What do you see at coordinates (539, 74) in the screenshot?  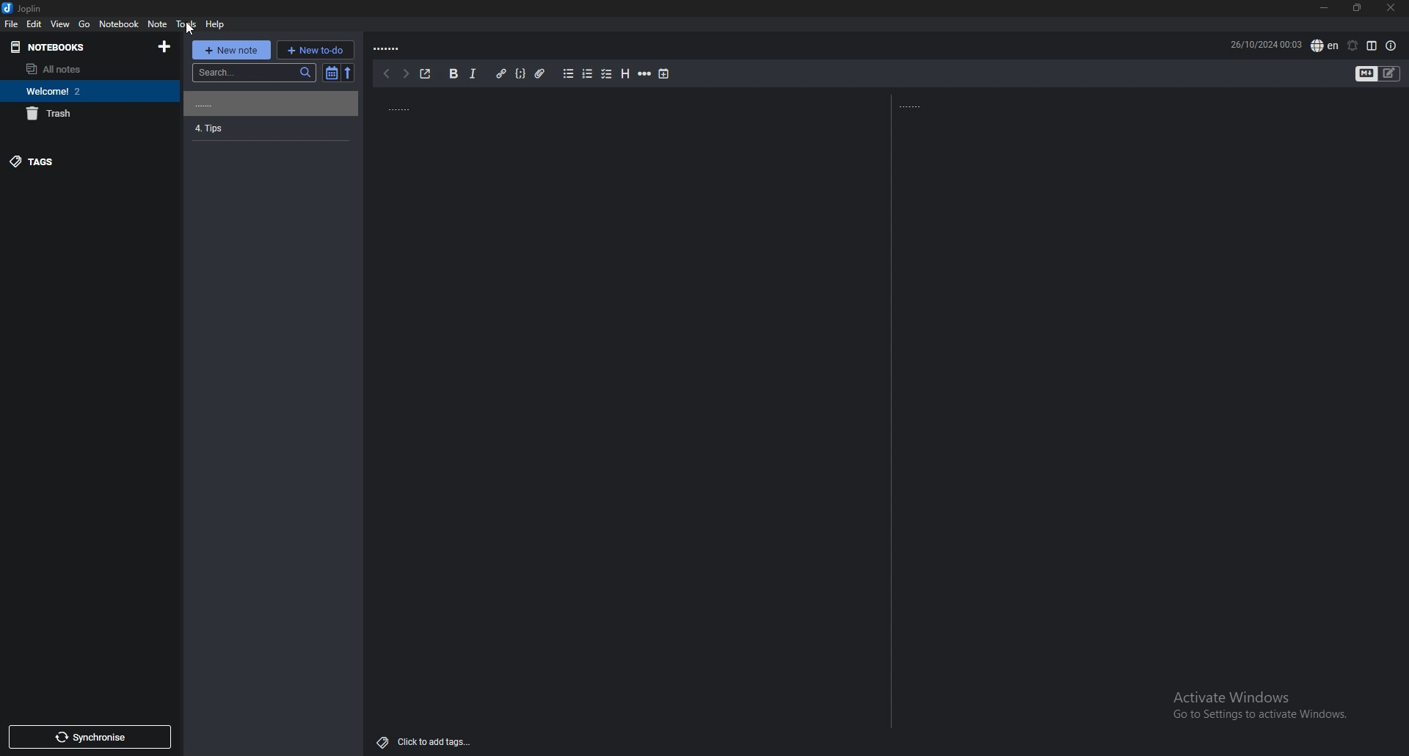 I see `add attachment` at bounding box center [539, 74].